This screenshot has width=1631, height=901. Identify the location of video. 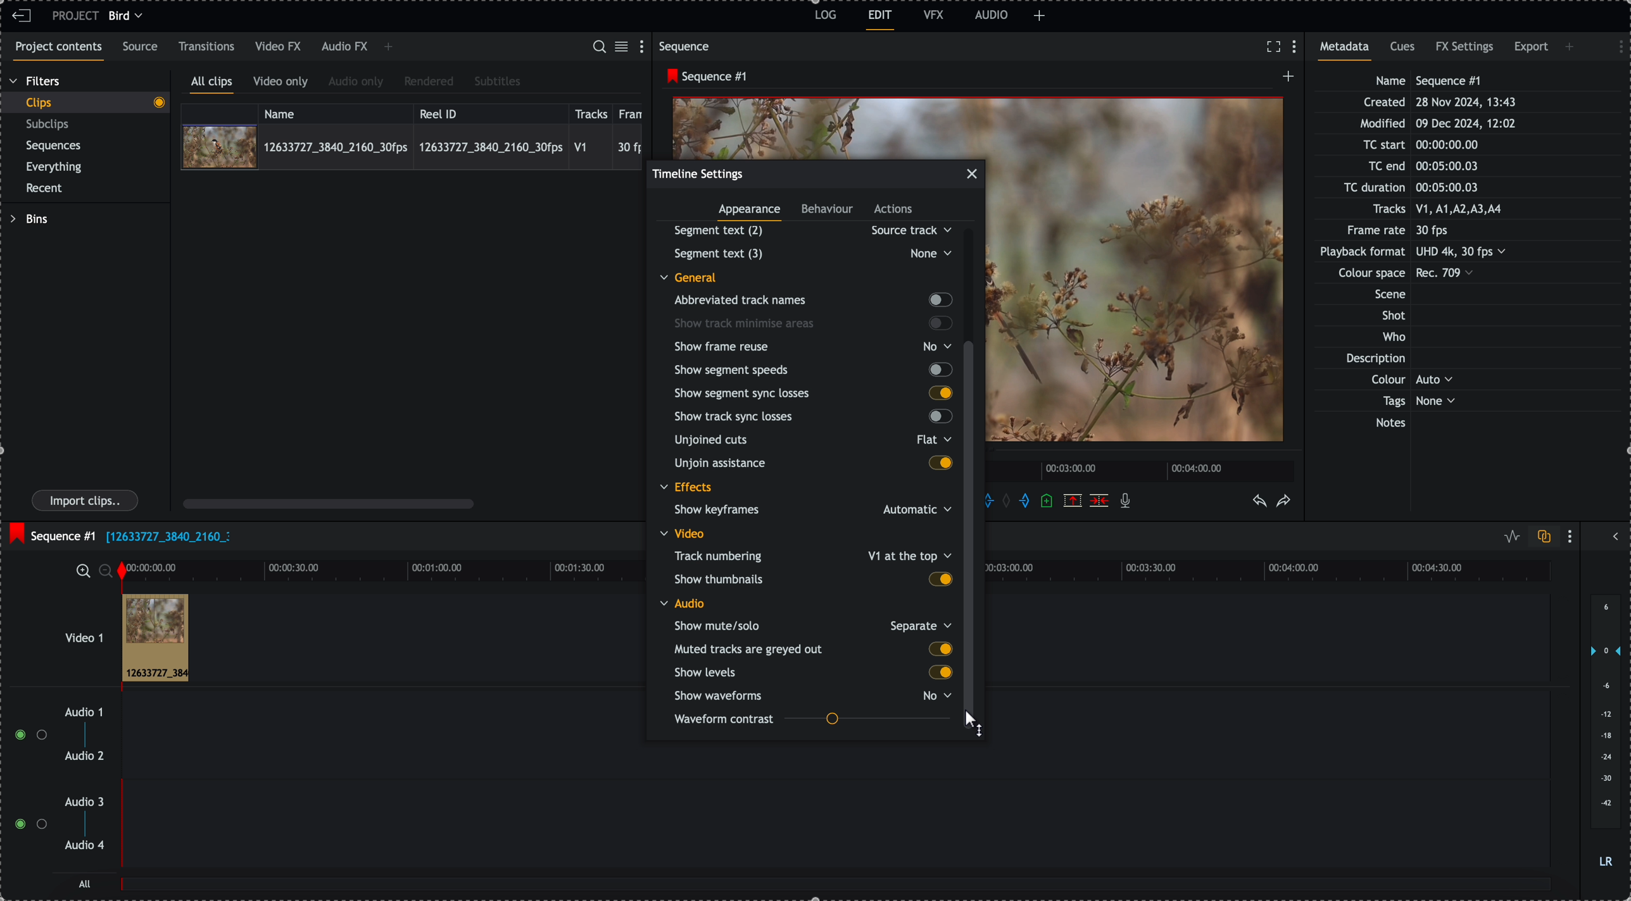
(686, 533).